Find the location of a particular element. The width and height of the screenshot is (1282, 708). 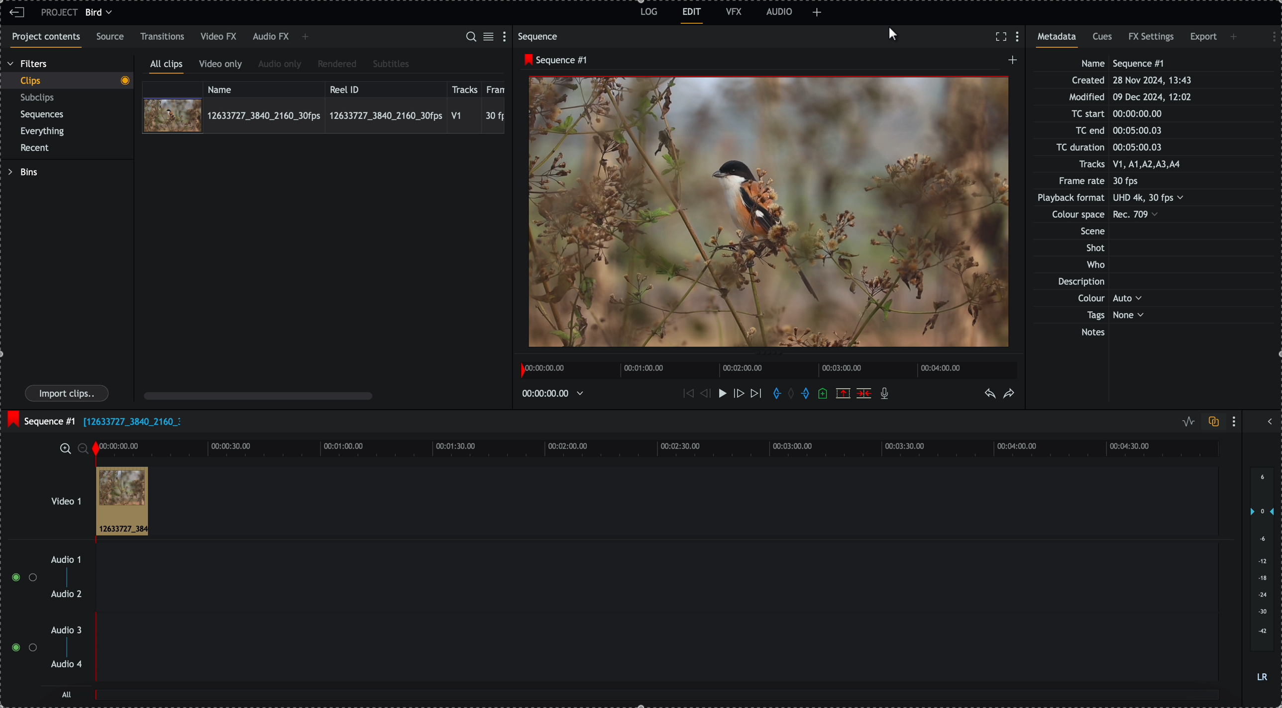

toggle between list and tile view is located at coordinates (490, 37).